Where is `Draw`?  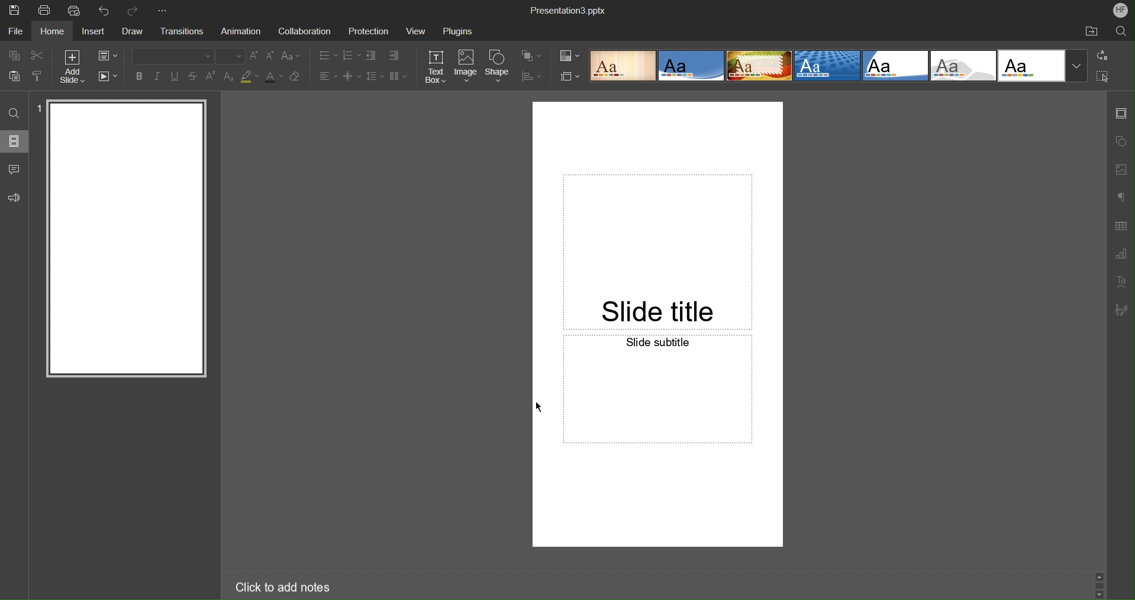
Draw is located at coordinates (133, 32).